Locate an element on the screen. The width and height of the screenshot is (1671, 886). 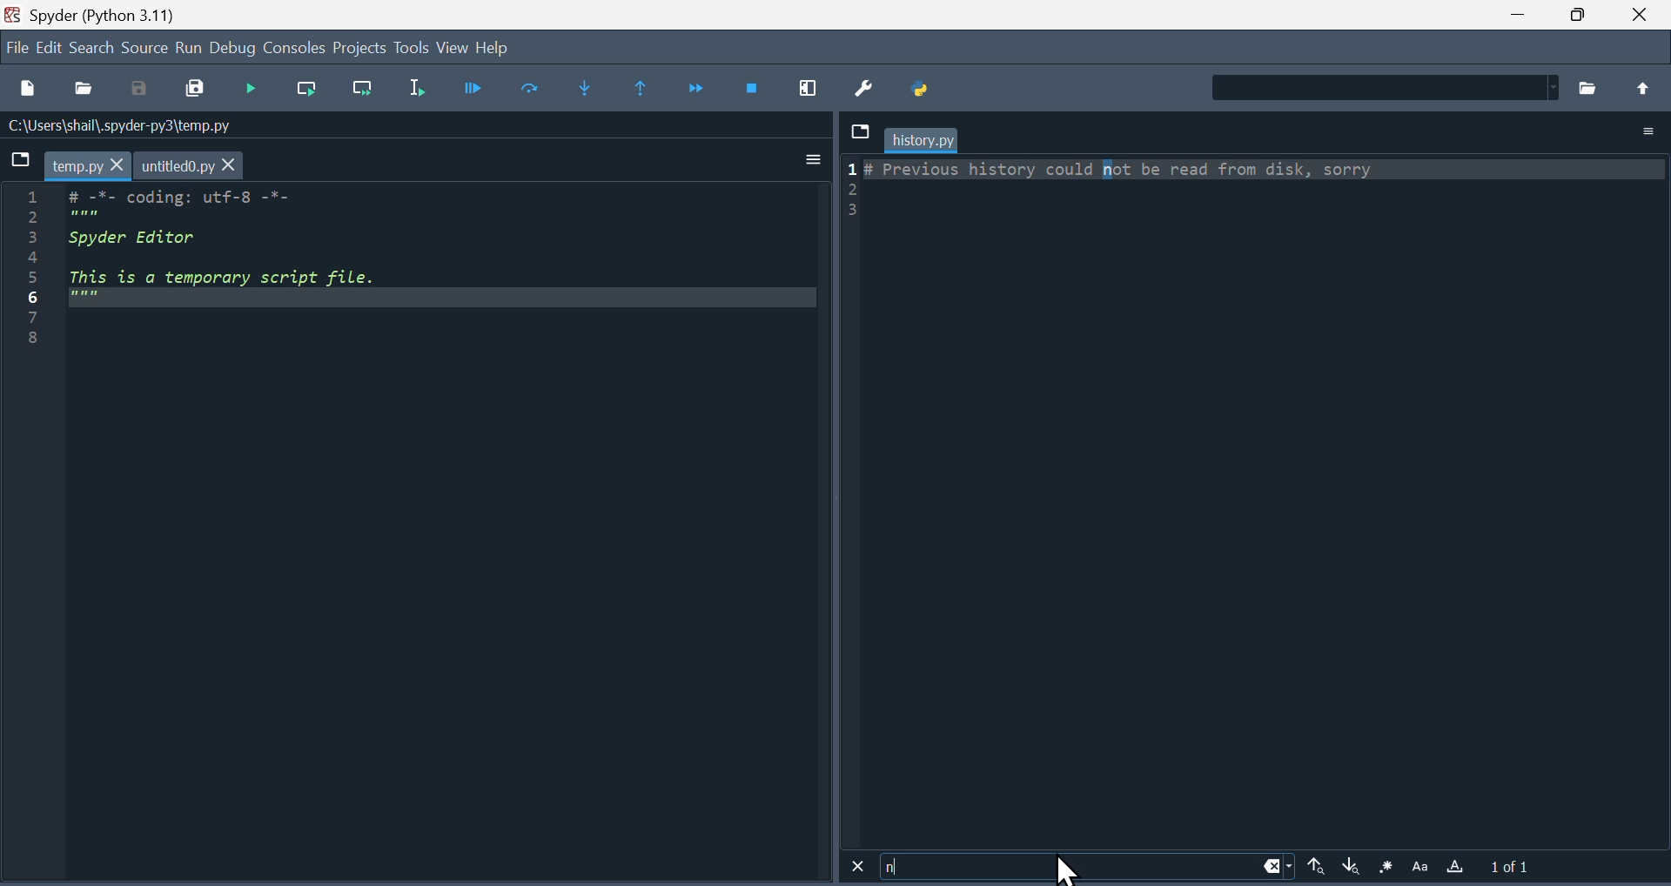
Save as is located at coordinates (144, 89).